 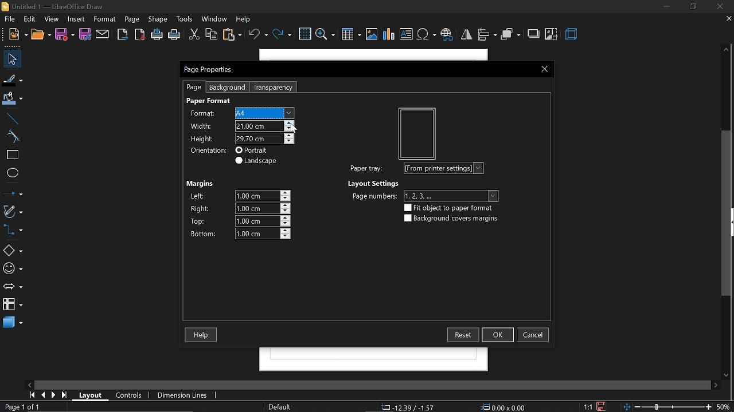 I want to click on layout, so click(x=92, y=395).